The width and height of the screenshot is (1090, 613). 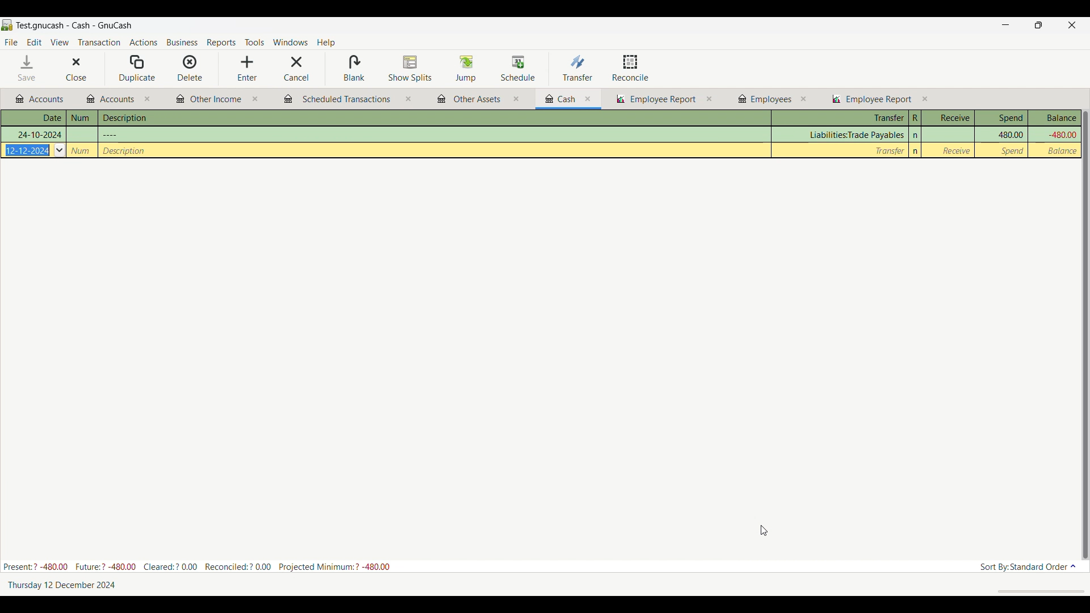 I want to click on Enter, so click(x=246, y=69).